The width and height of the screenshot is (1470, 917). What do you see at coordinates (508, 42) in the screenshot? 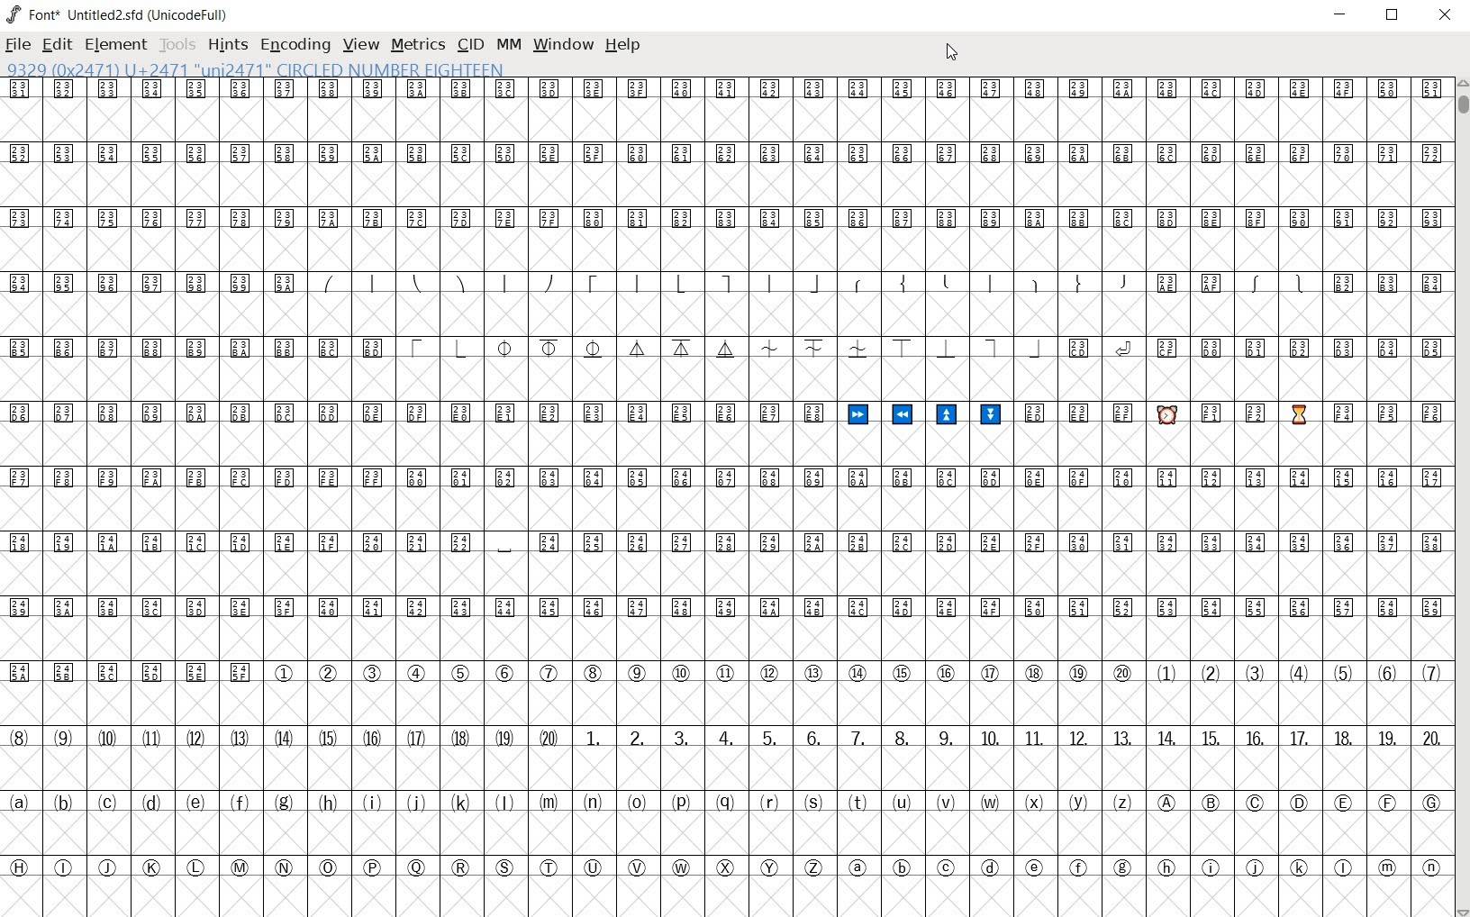
I see `mm` at bounding box center [508, 42].